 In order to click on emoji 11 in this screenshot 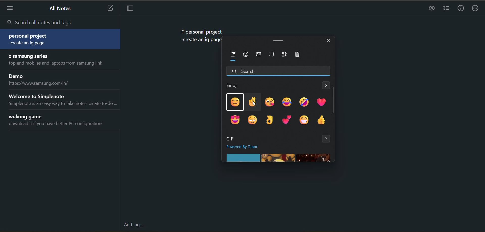, I will do `click(305, 121)`.